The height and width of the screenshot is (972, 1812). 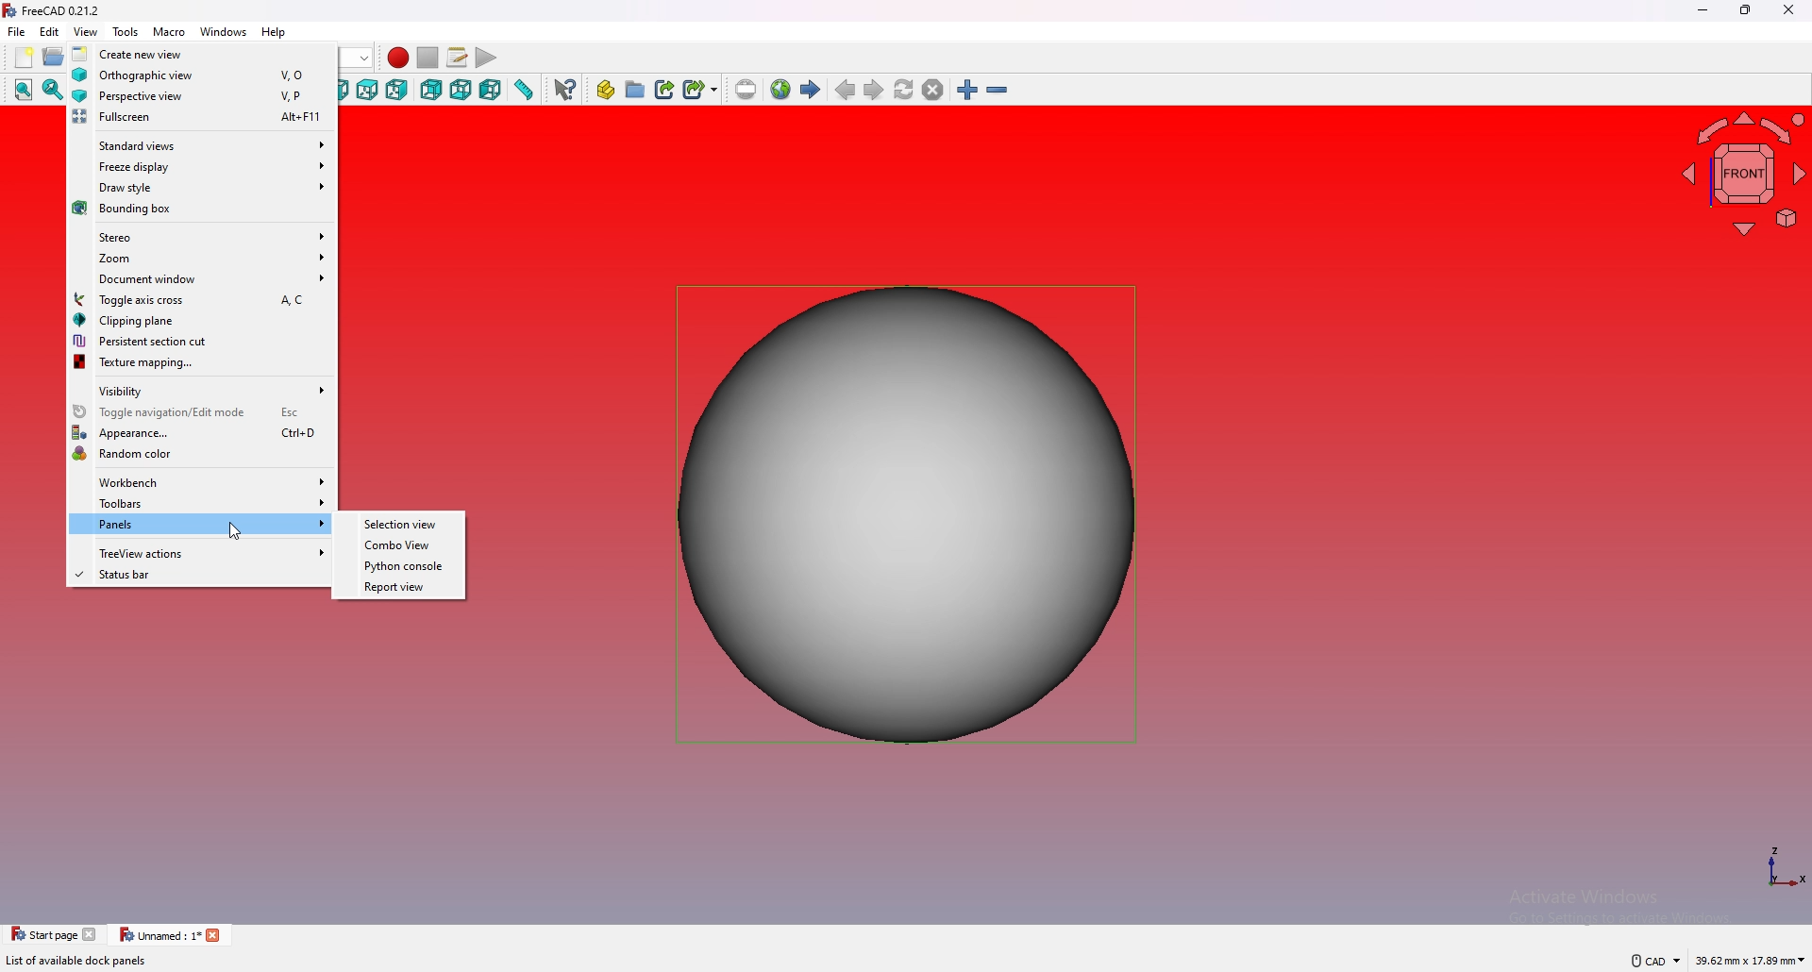 What do you see at coordinates (1653, 961) in the screenshot?
I see `CAD navigation` at bounding box center [1653, 961].